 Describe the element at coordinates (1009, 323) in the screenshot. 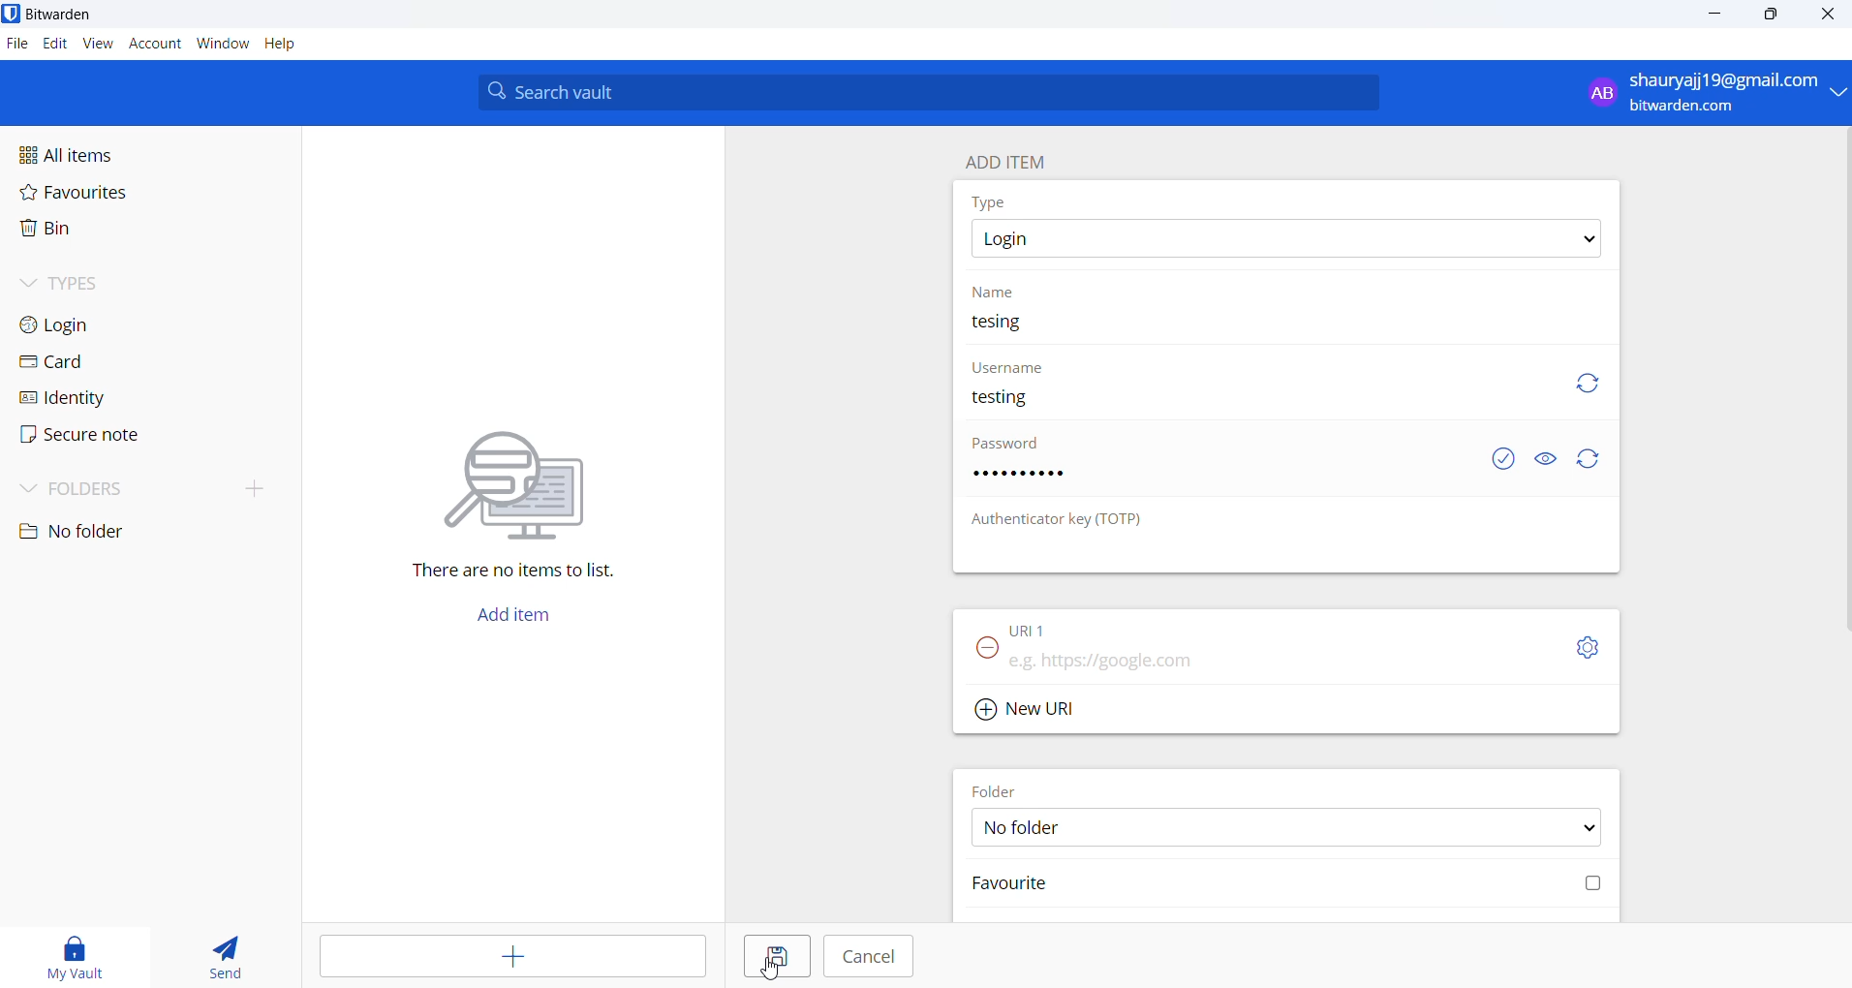

I see `entered entry name` at that location.